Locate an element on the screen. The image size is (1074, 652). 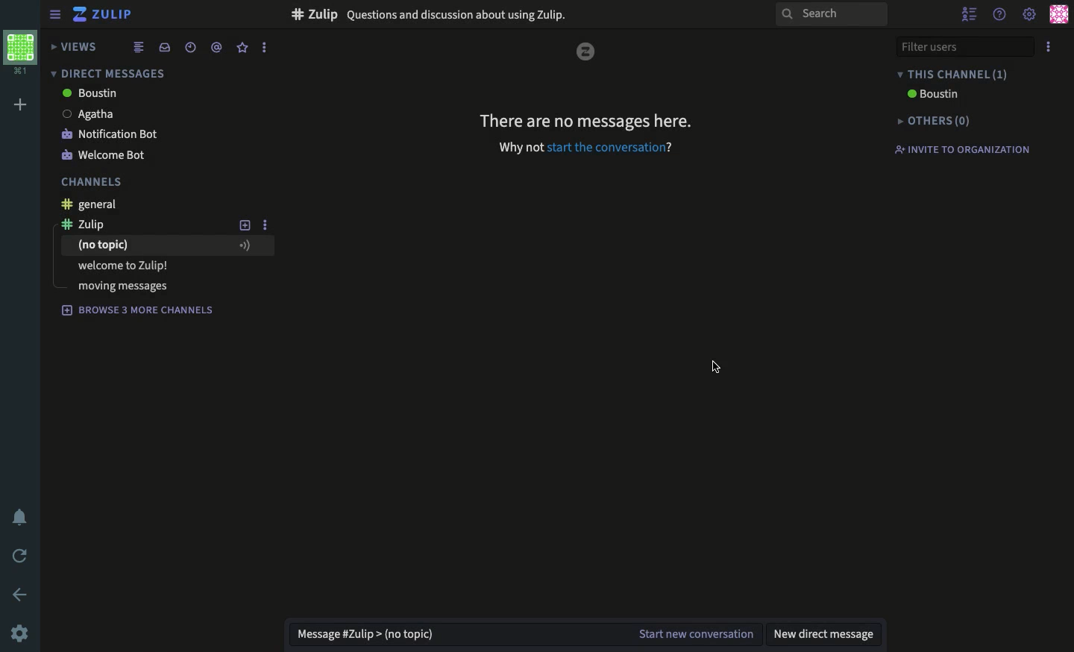
Others is located at coordinates (938, 121).